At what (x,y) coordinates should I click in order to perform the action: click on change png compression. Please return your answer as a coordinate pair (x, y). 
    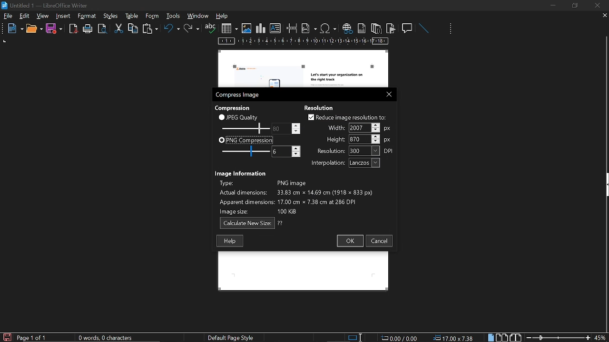
    Looking at the image, I should click on (286, 152).